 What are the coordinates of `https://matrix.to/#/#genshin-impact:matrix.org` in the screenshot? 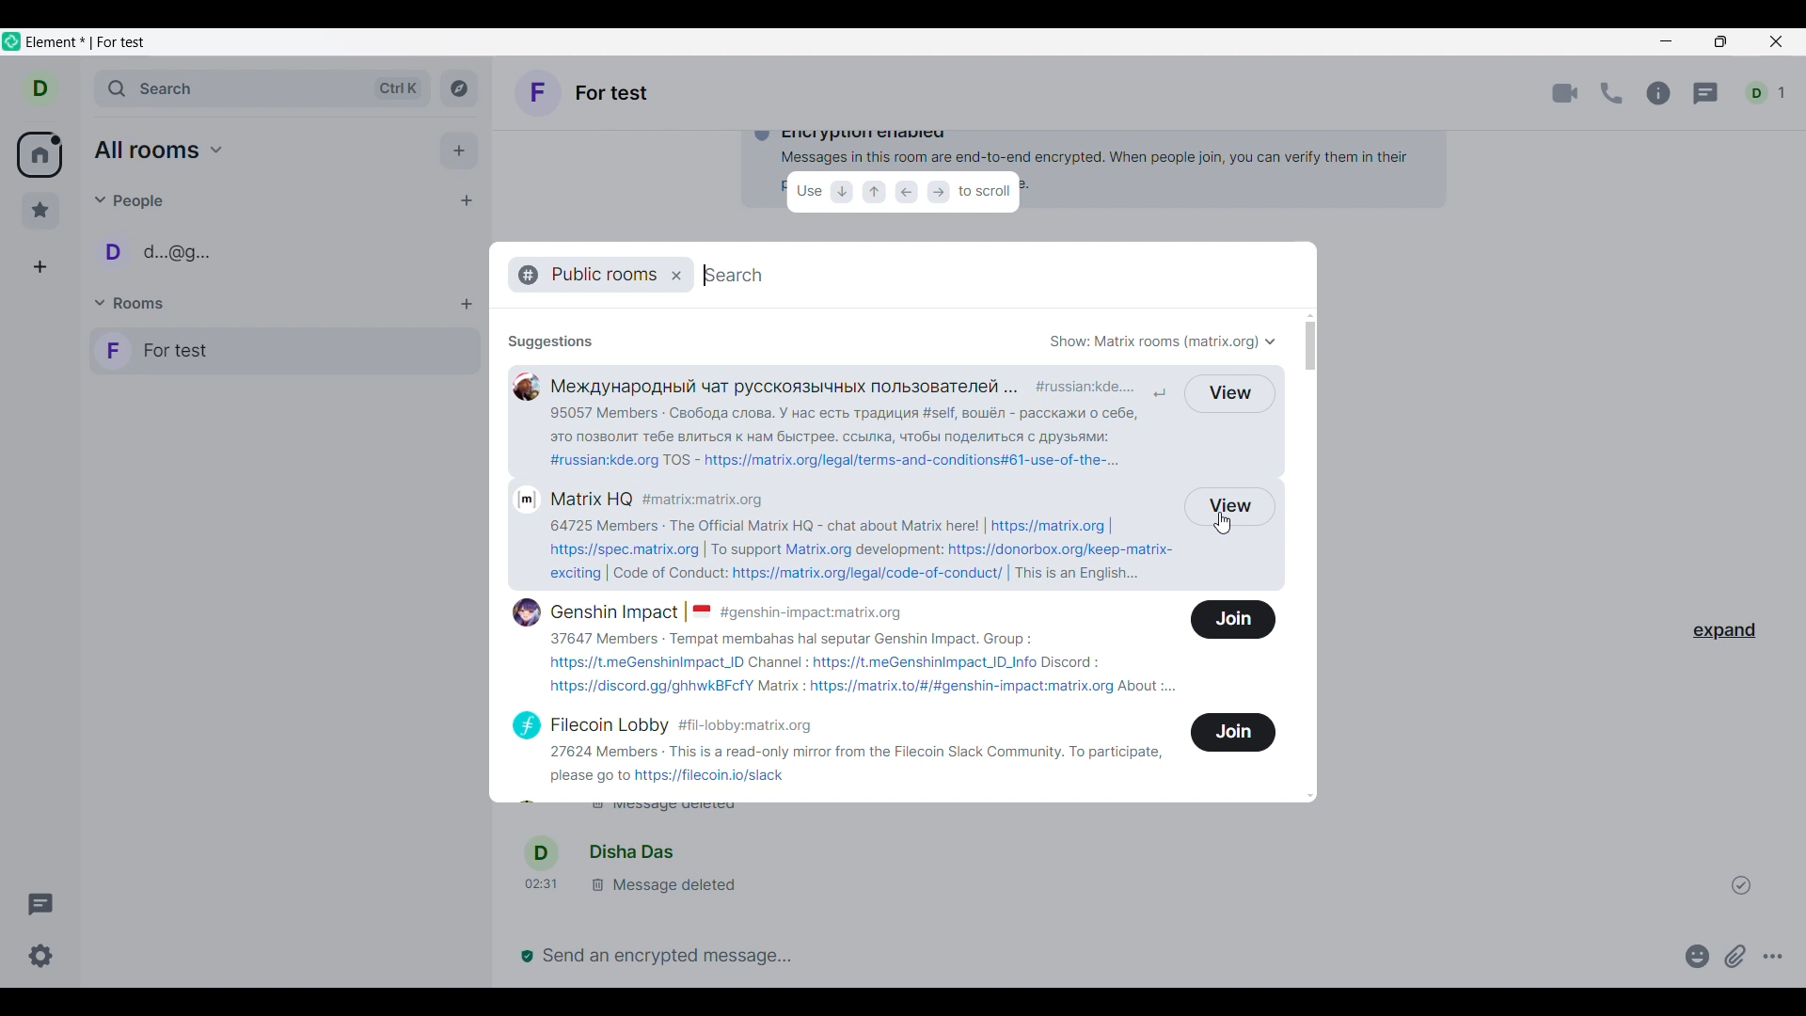 It's located at (964, 688).